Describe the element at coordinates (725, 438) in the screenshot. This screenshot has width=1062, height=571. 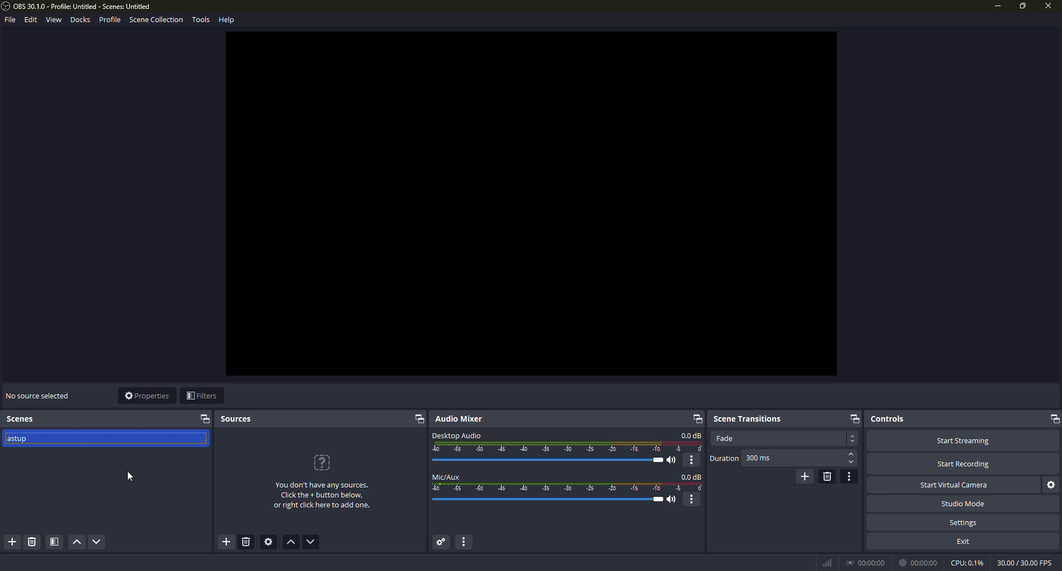
I see `fade` at that location.